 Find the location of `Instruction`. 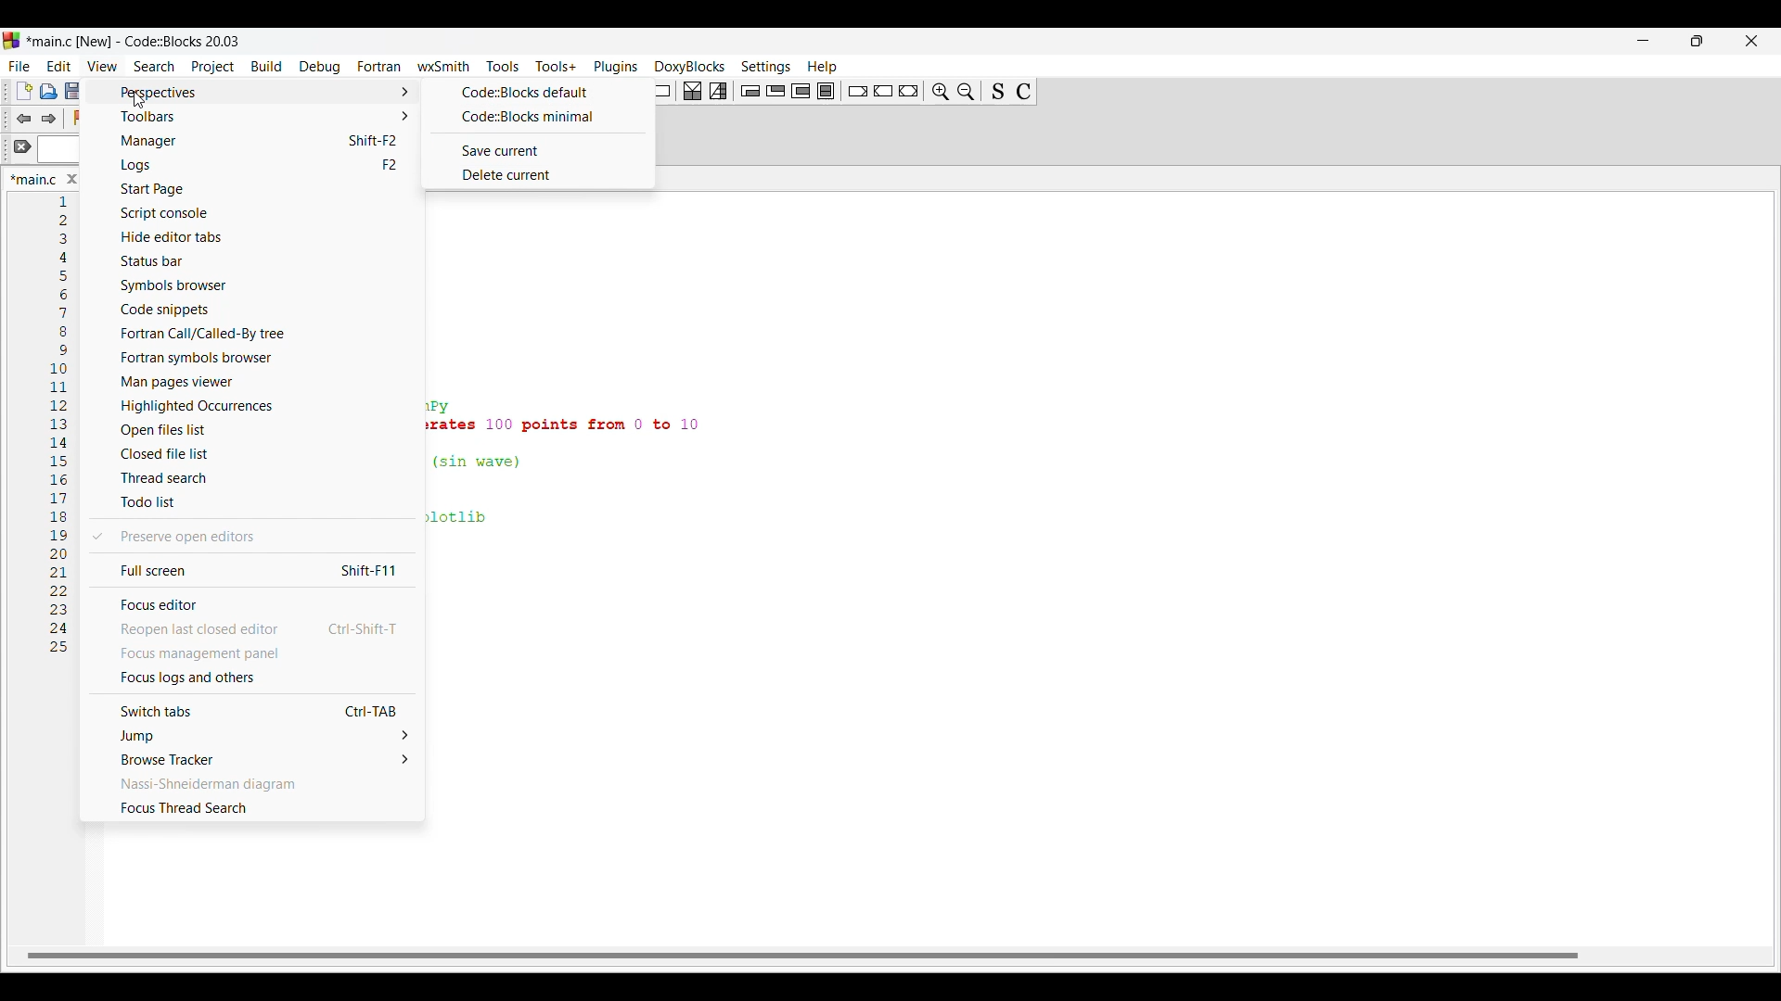

Instruction is located at coordinates (659, 91).